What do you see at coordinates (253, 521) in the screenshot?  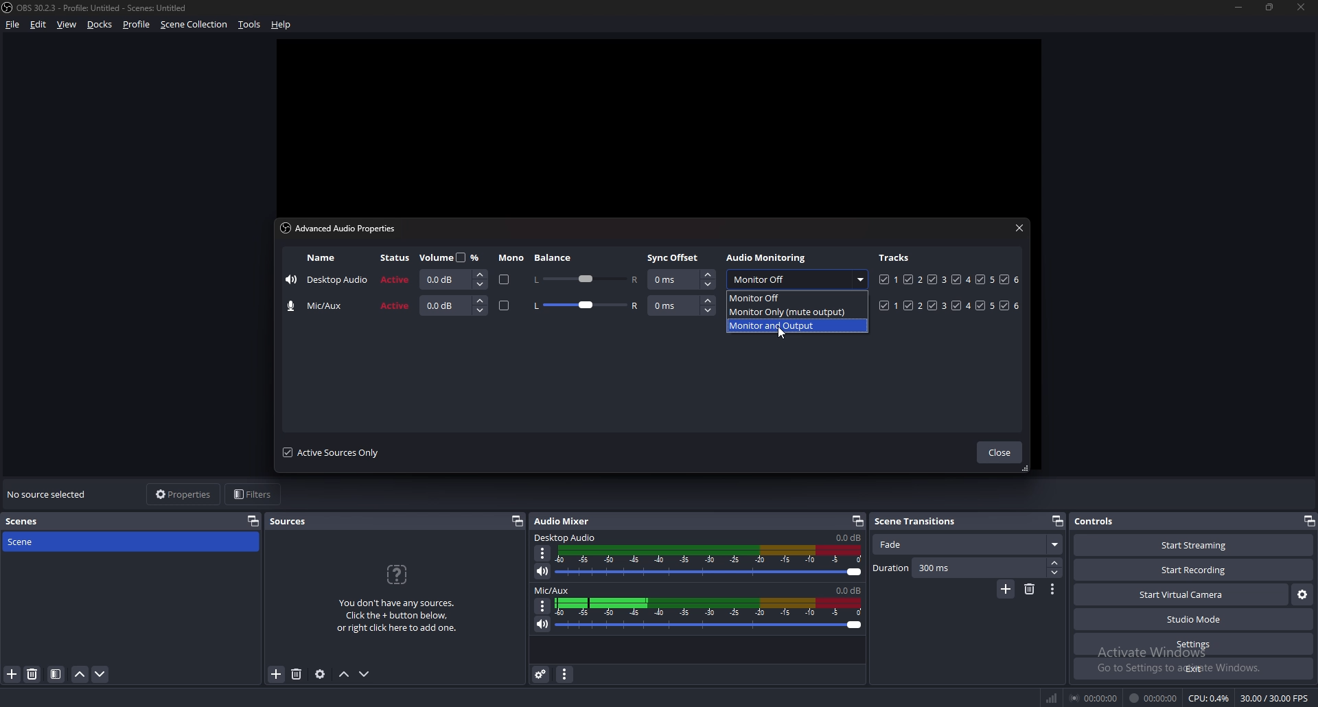 I see `pop out` at bounding box center [253, 521].